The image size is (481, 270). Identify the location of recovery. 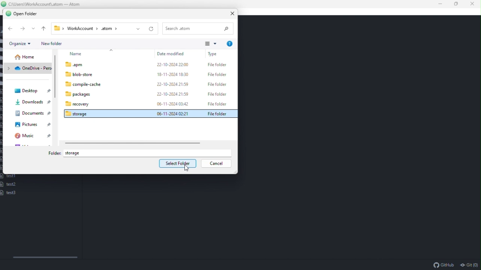
(147, 104).